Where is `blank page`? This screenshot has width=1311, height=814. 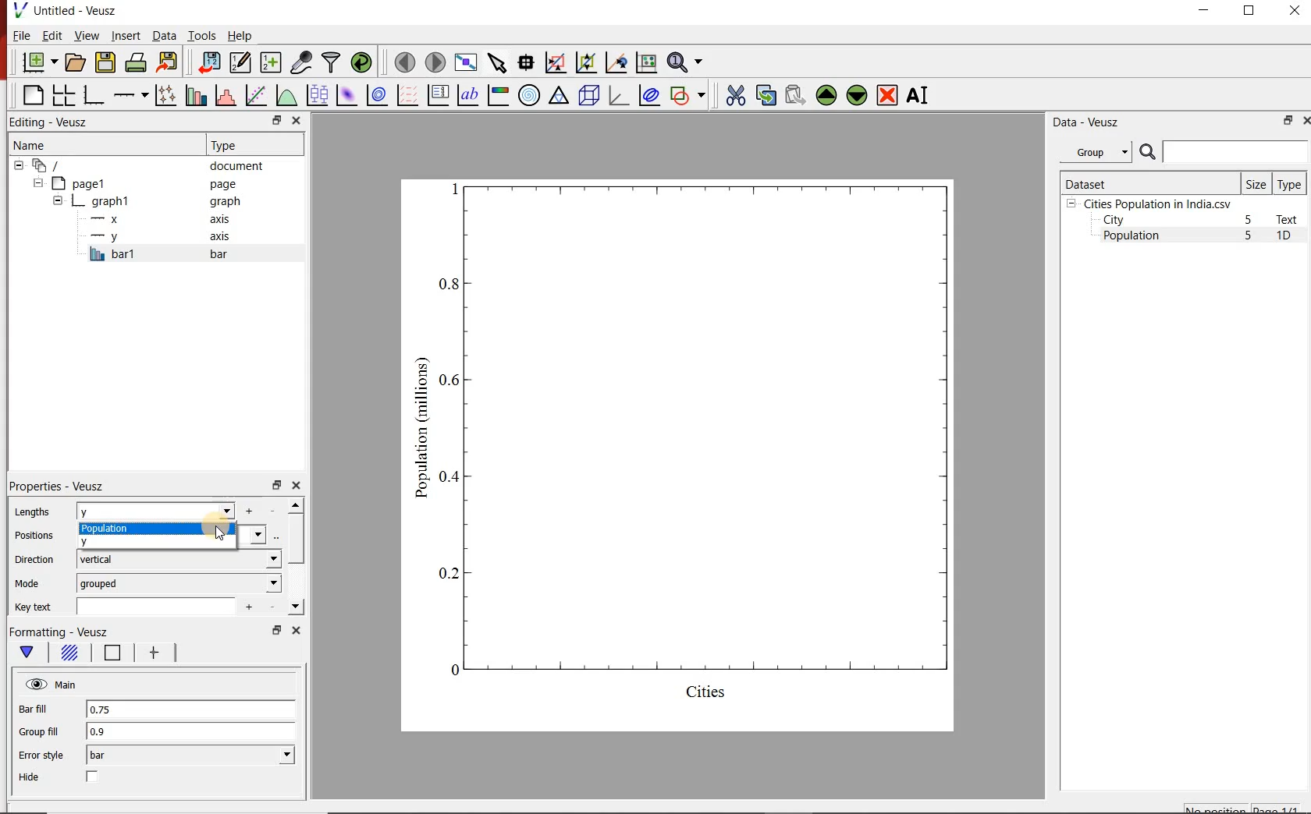 blank page is located at coordinates (31, 96).